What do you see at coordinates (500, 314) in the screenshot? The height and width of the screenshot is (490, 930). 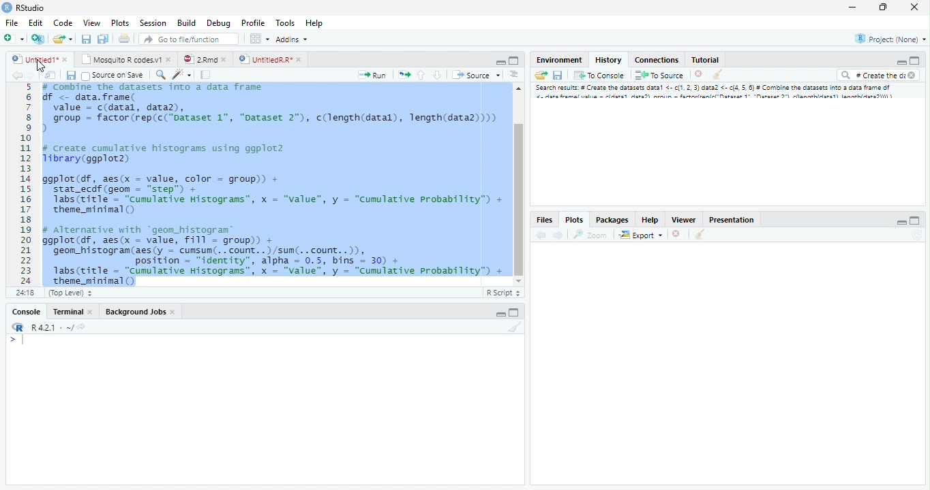 I see `Minimize` at bounding box center [500, 314].